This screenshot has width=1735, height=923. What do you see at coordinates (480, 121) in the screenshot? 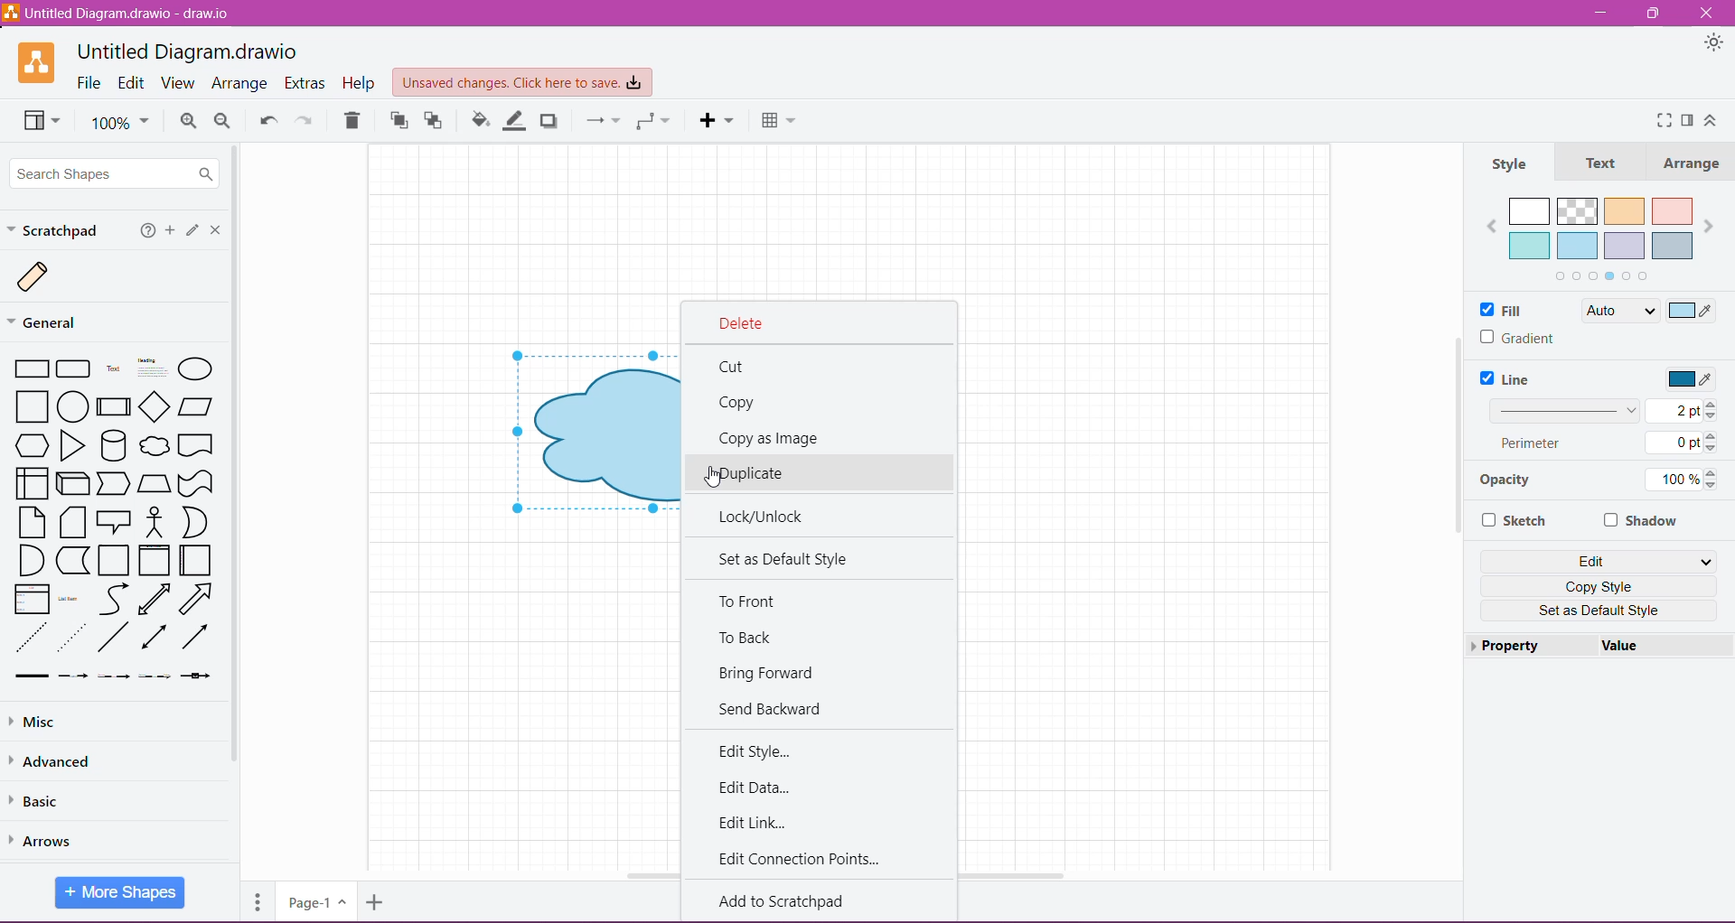
I see `Fill Color` at bounding box center [480, 121].